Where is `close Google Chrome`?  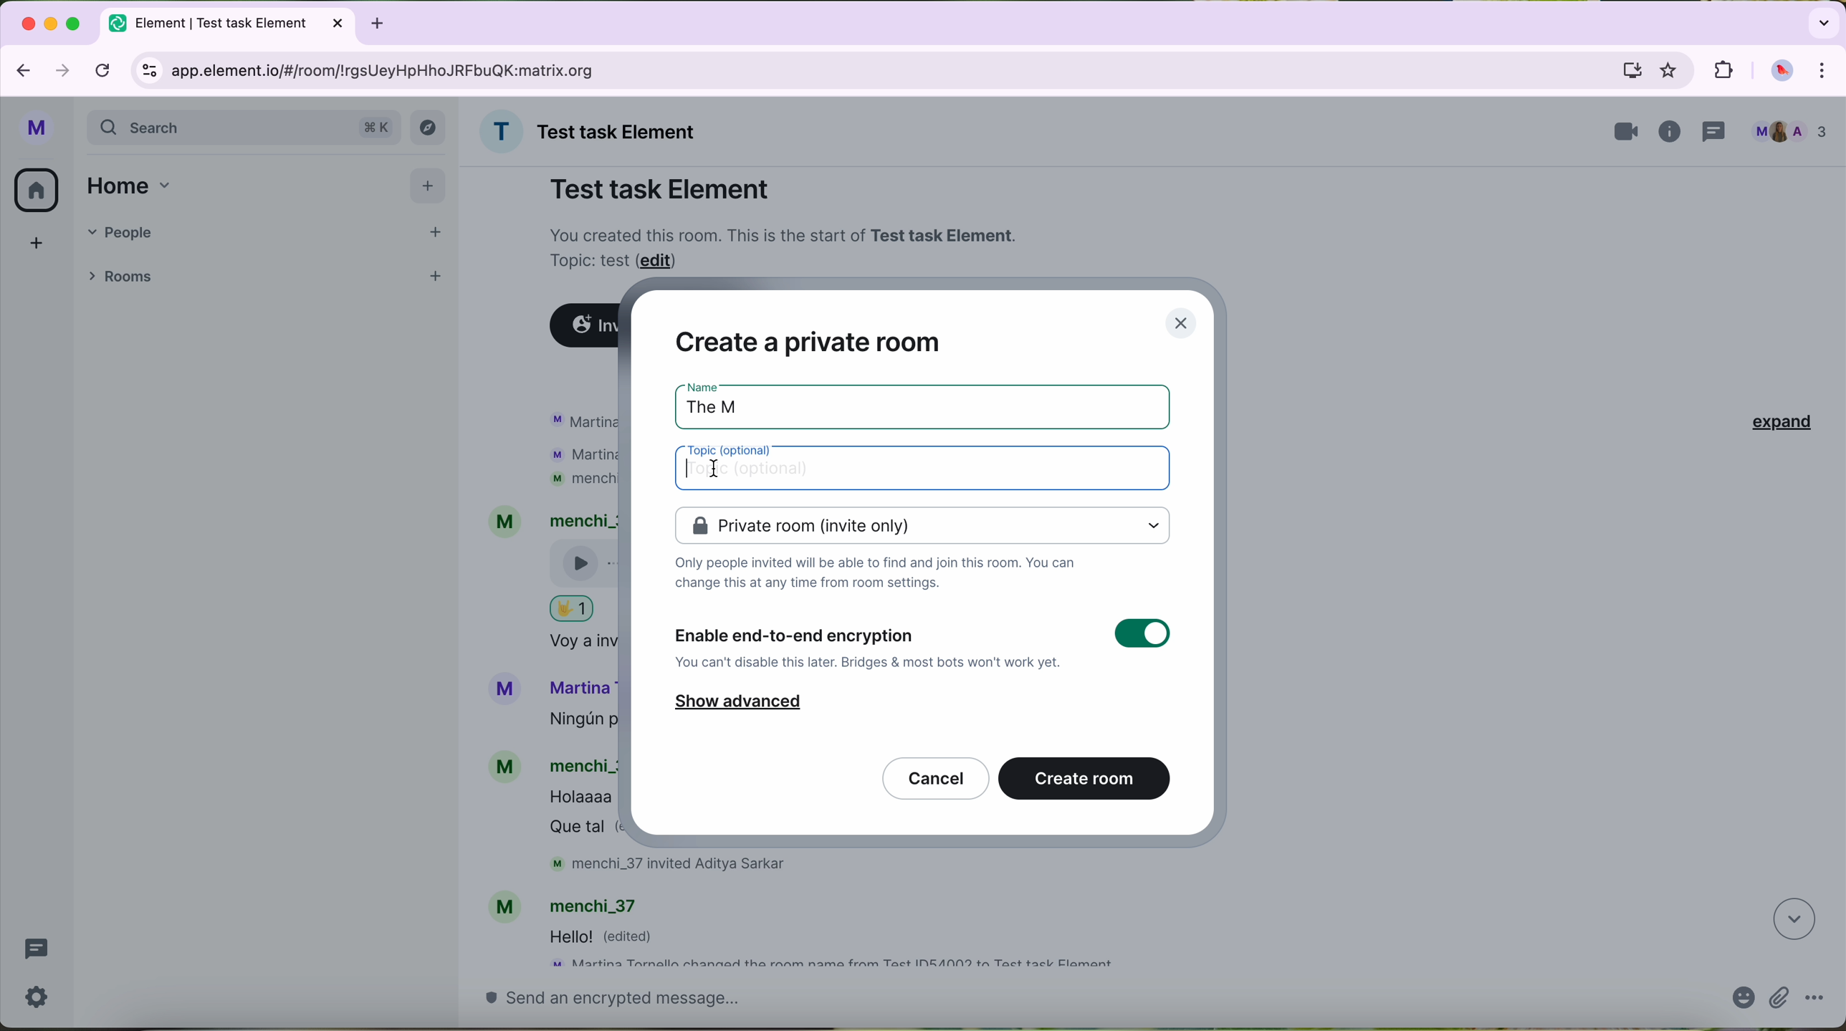 close Google Chrome is located at coordinates (27, 24).